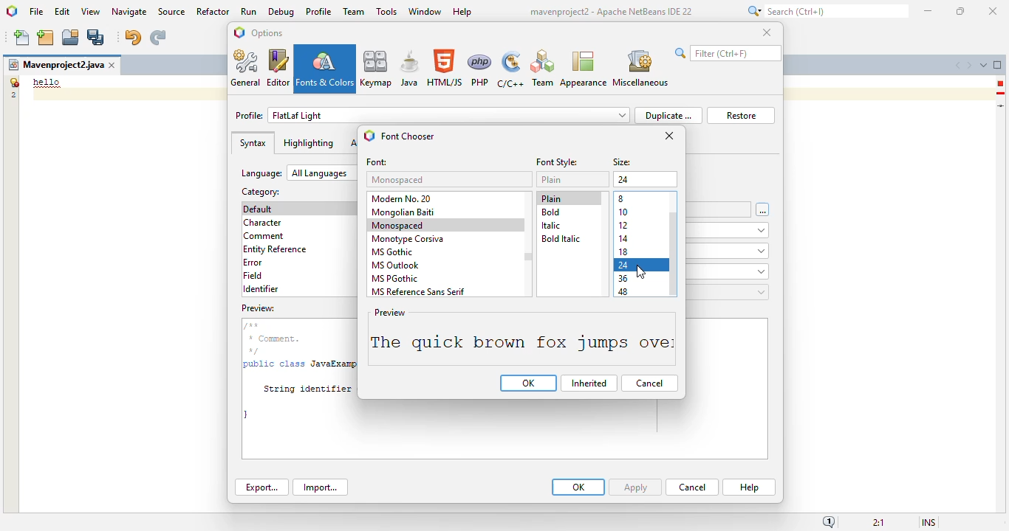 The width and height of the screenshot is (1009, 531). Describe the element at coordinates (278, 68) in the screenshot. I see `editor` at that location.